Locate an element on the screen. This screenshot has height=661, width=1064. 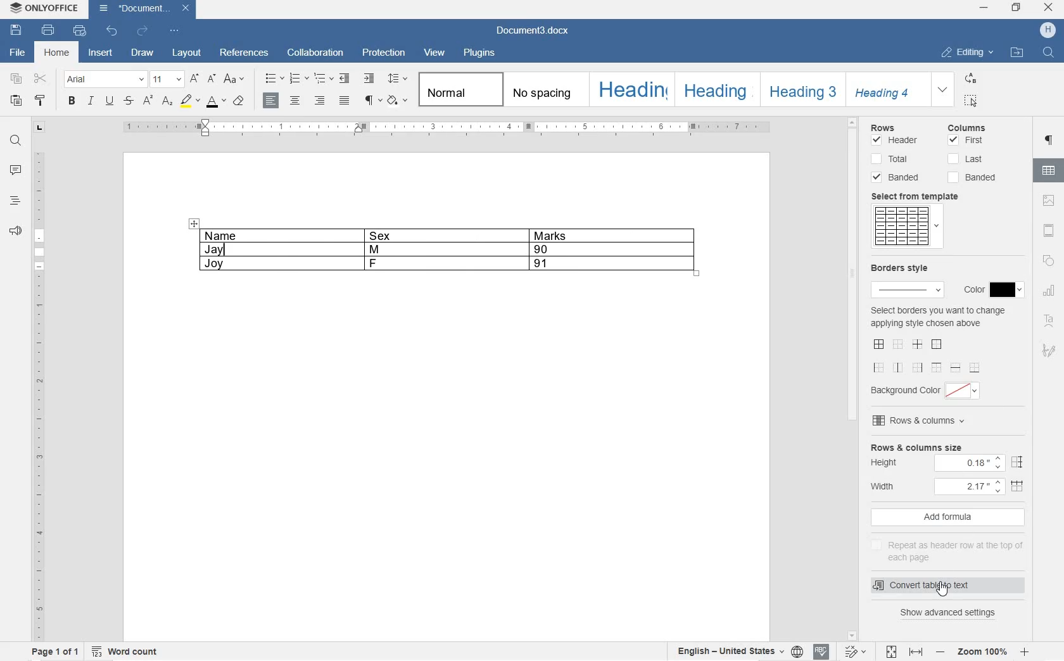
HEADERS & FOOTERS is located at coordinates (1049, 229).